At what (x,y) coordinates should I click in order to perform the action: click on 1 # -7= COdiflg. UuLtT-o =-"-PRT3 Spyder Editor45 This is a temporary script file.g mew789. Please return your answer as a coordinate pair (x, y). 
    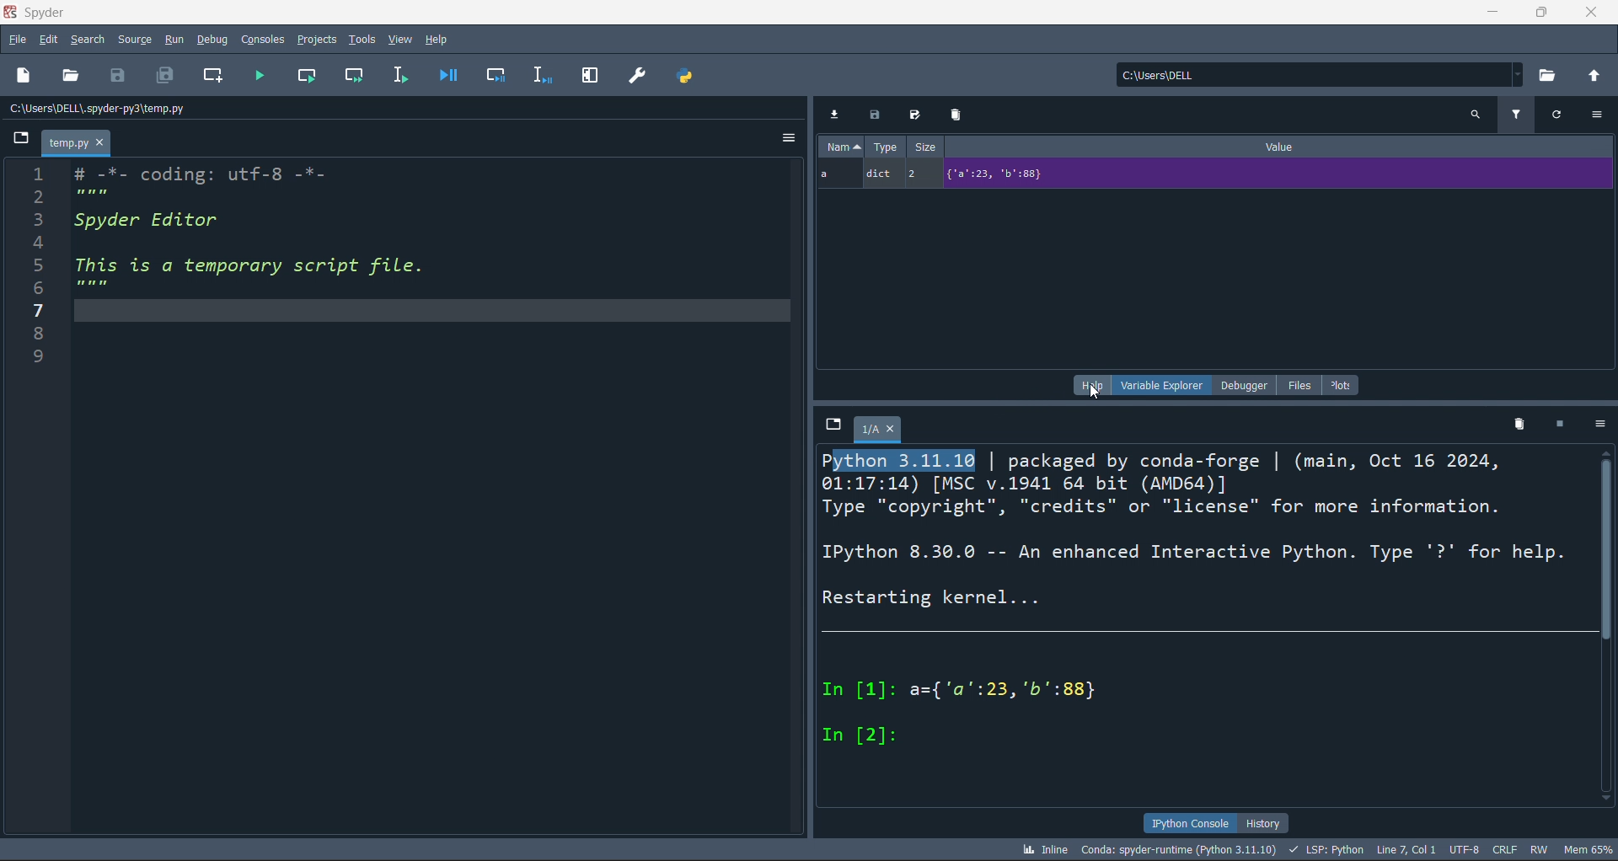
    Looking at the image, I should click on (246, 265).